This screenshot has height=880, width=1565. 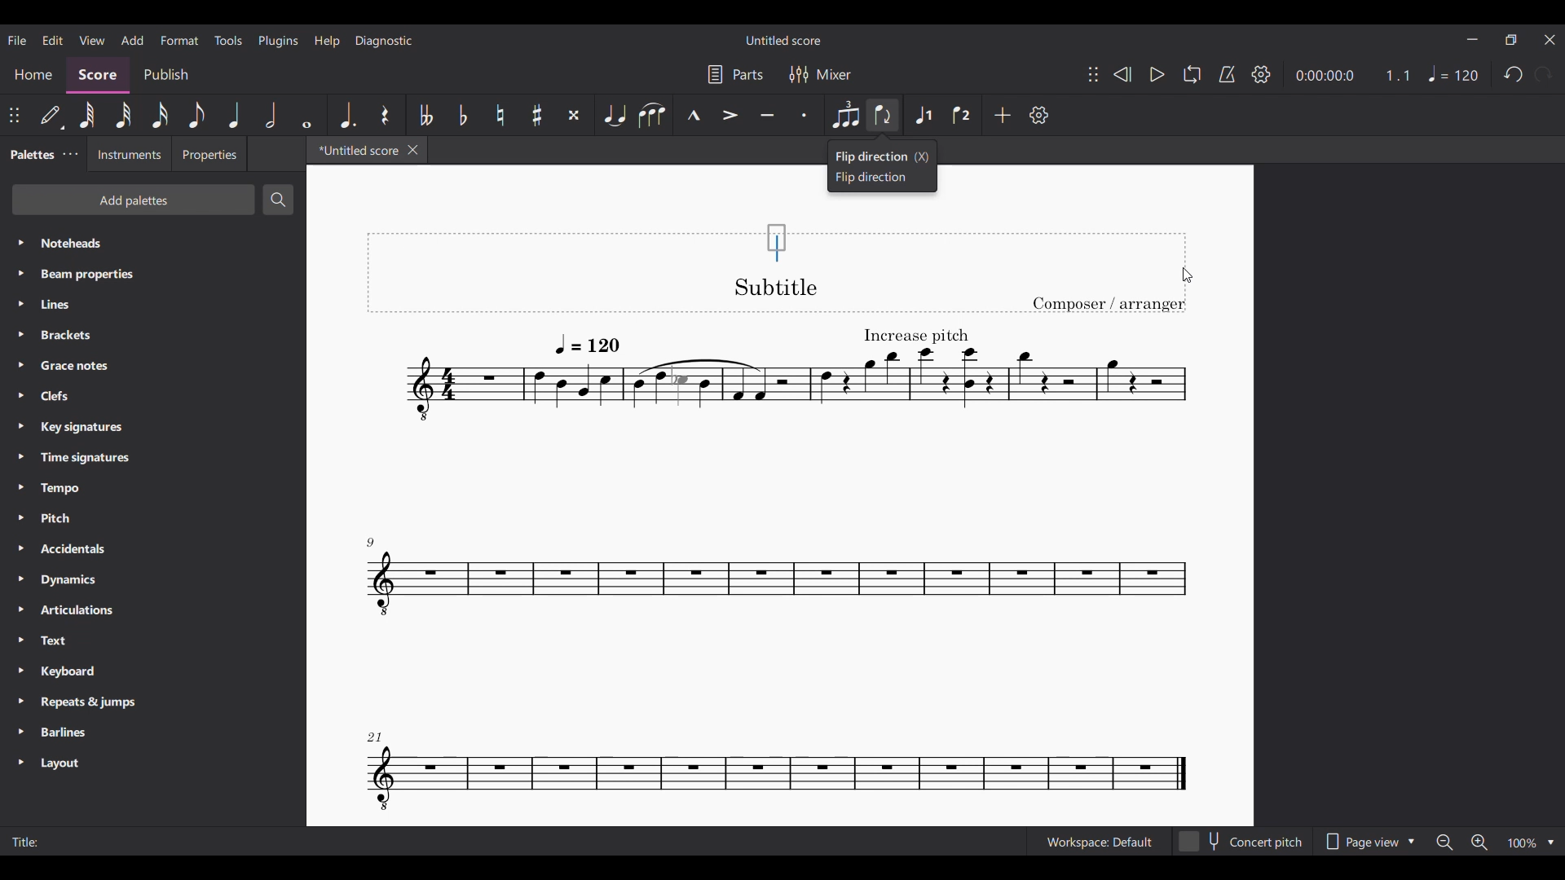 I want to click on Change position, so click(x=1094, y=74).